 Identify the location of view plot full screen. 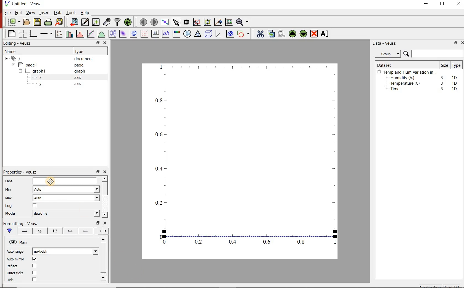
(165, 22).